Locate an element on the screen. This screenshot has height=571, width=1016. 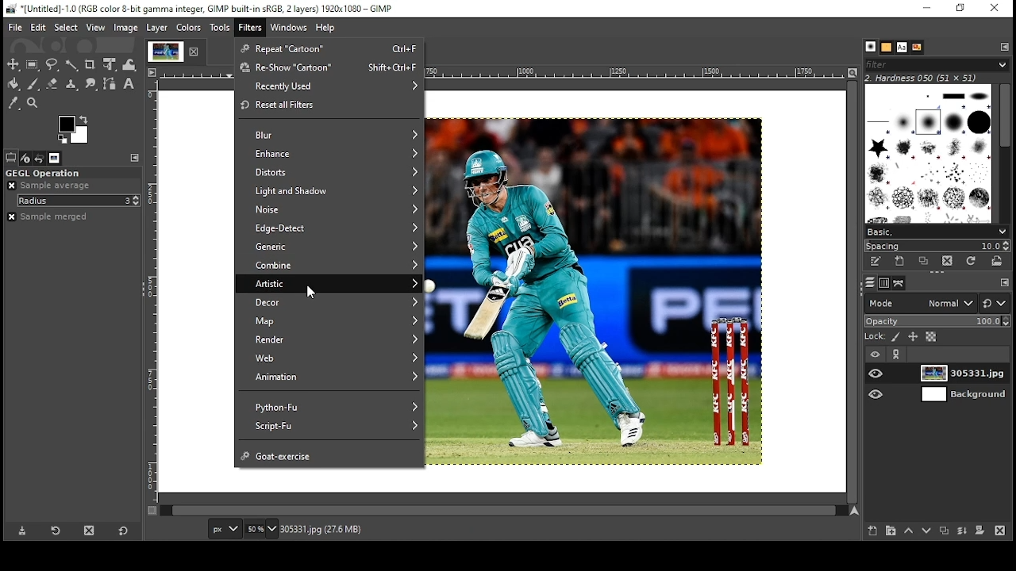
paths tool is located at coordinates (110, 83).